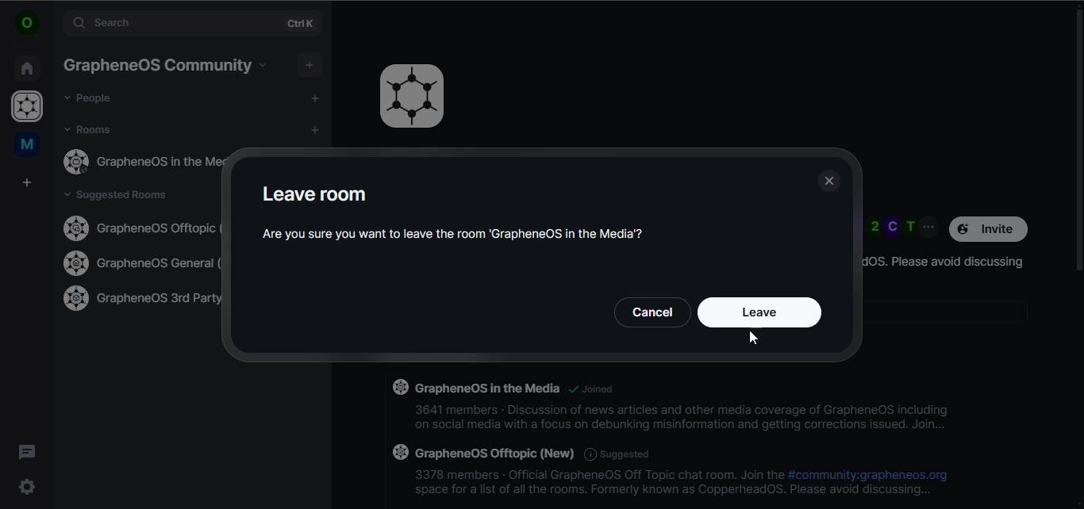 This screenshot has width=1084, height=509. I want to click on explore room, so click(304, 24).